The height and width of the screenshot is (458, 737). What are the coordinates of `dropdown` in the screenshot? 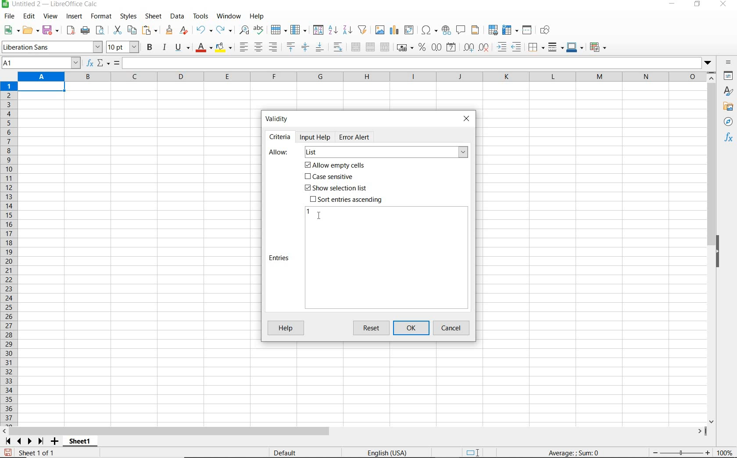 It's located at (708, 64).